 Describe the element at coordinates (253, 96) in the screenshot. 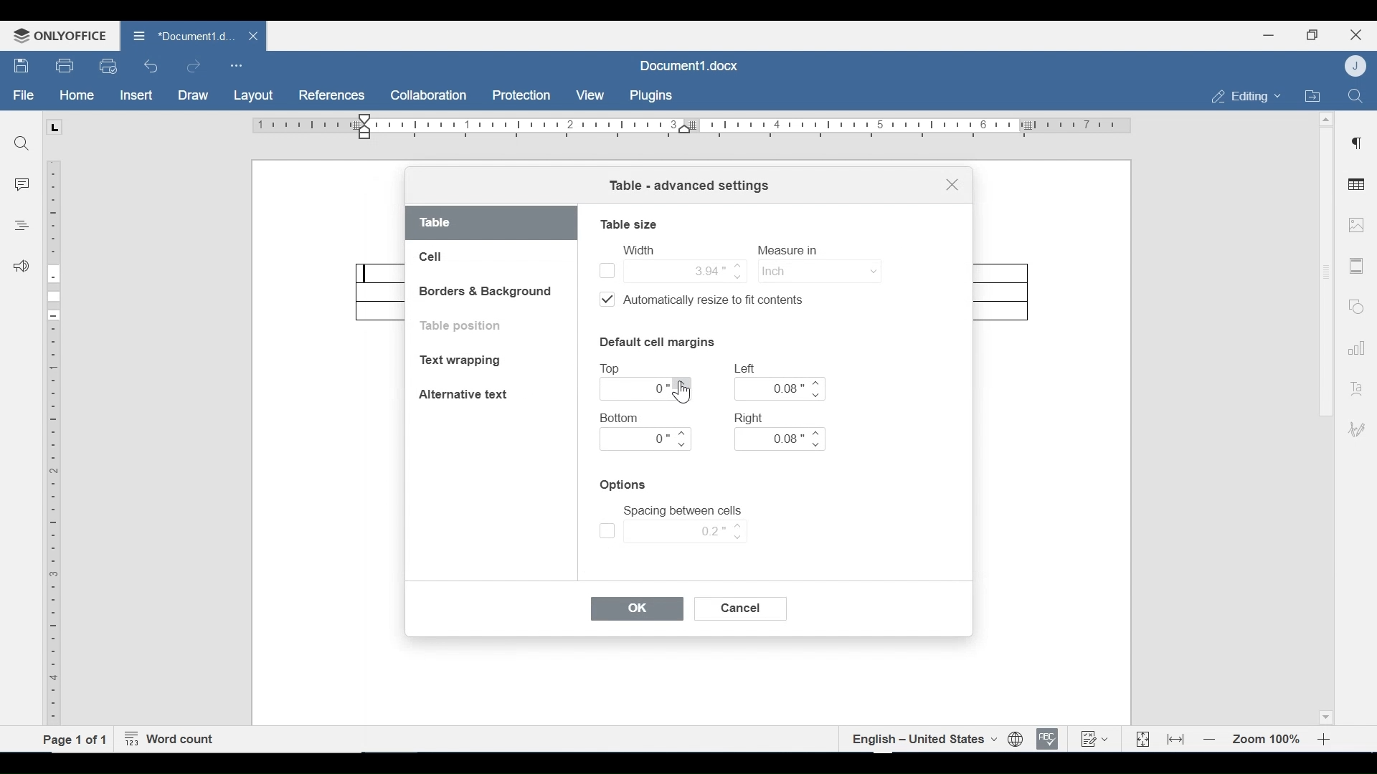

I see `Layout` at that location.